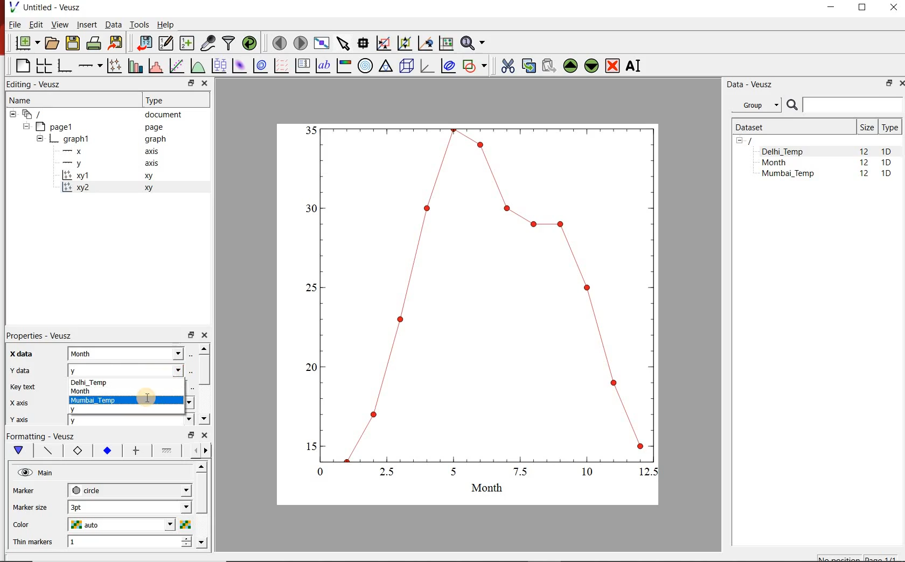 The width and height of the screenshot is (905, 562). Describe the element at coordinates (322, 44) in the screenshot. I see `view plot full screen` at that location.